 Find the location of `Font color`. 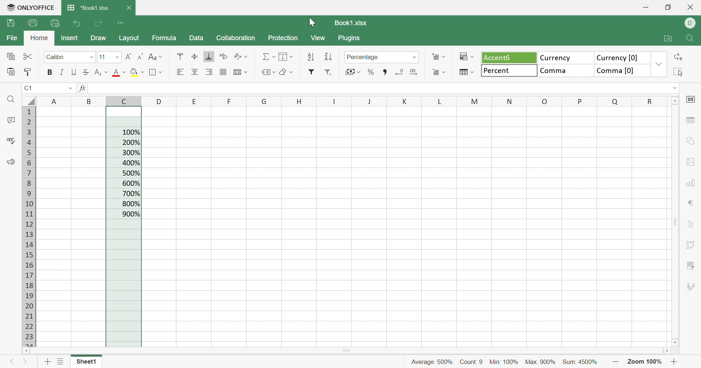

Font color is located at coordinates (119, 72).